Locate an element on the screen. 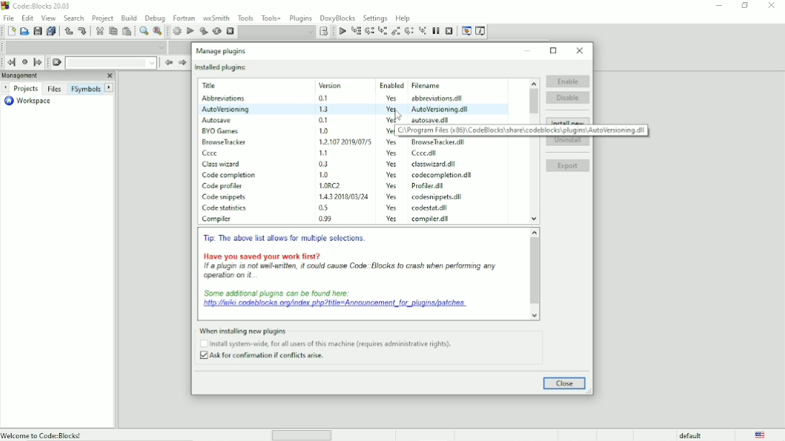 The image size is (785, 441). Minimize is located at coordinates (528, 50).